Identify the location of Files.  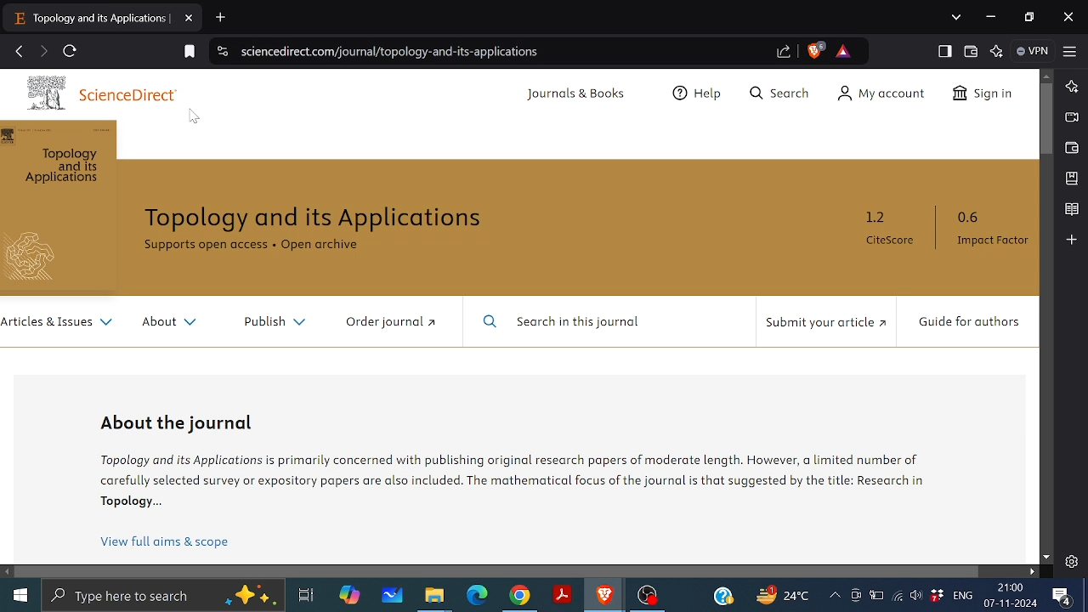
(434, 598).